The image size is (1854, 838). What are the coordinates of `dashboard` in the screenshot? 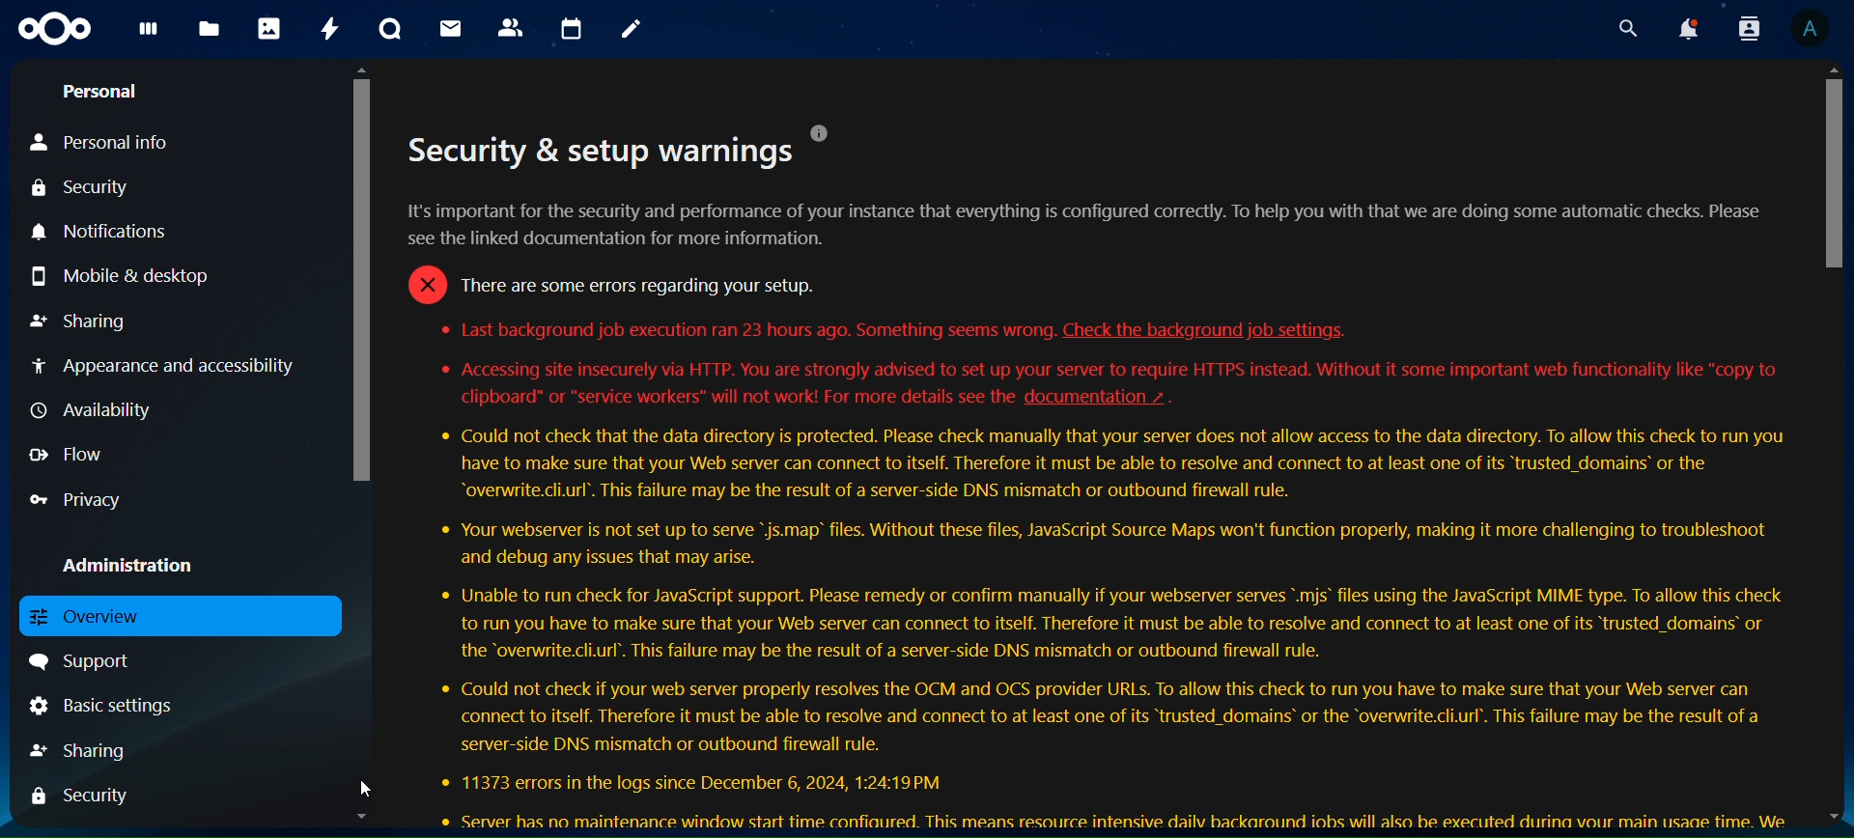 It's located at (147, 34).